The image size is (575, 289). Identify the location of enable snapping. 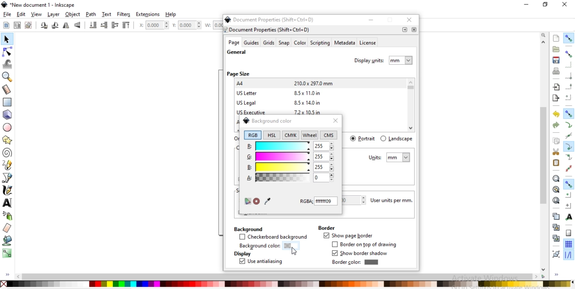
(568, 38).